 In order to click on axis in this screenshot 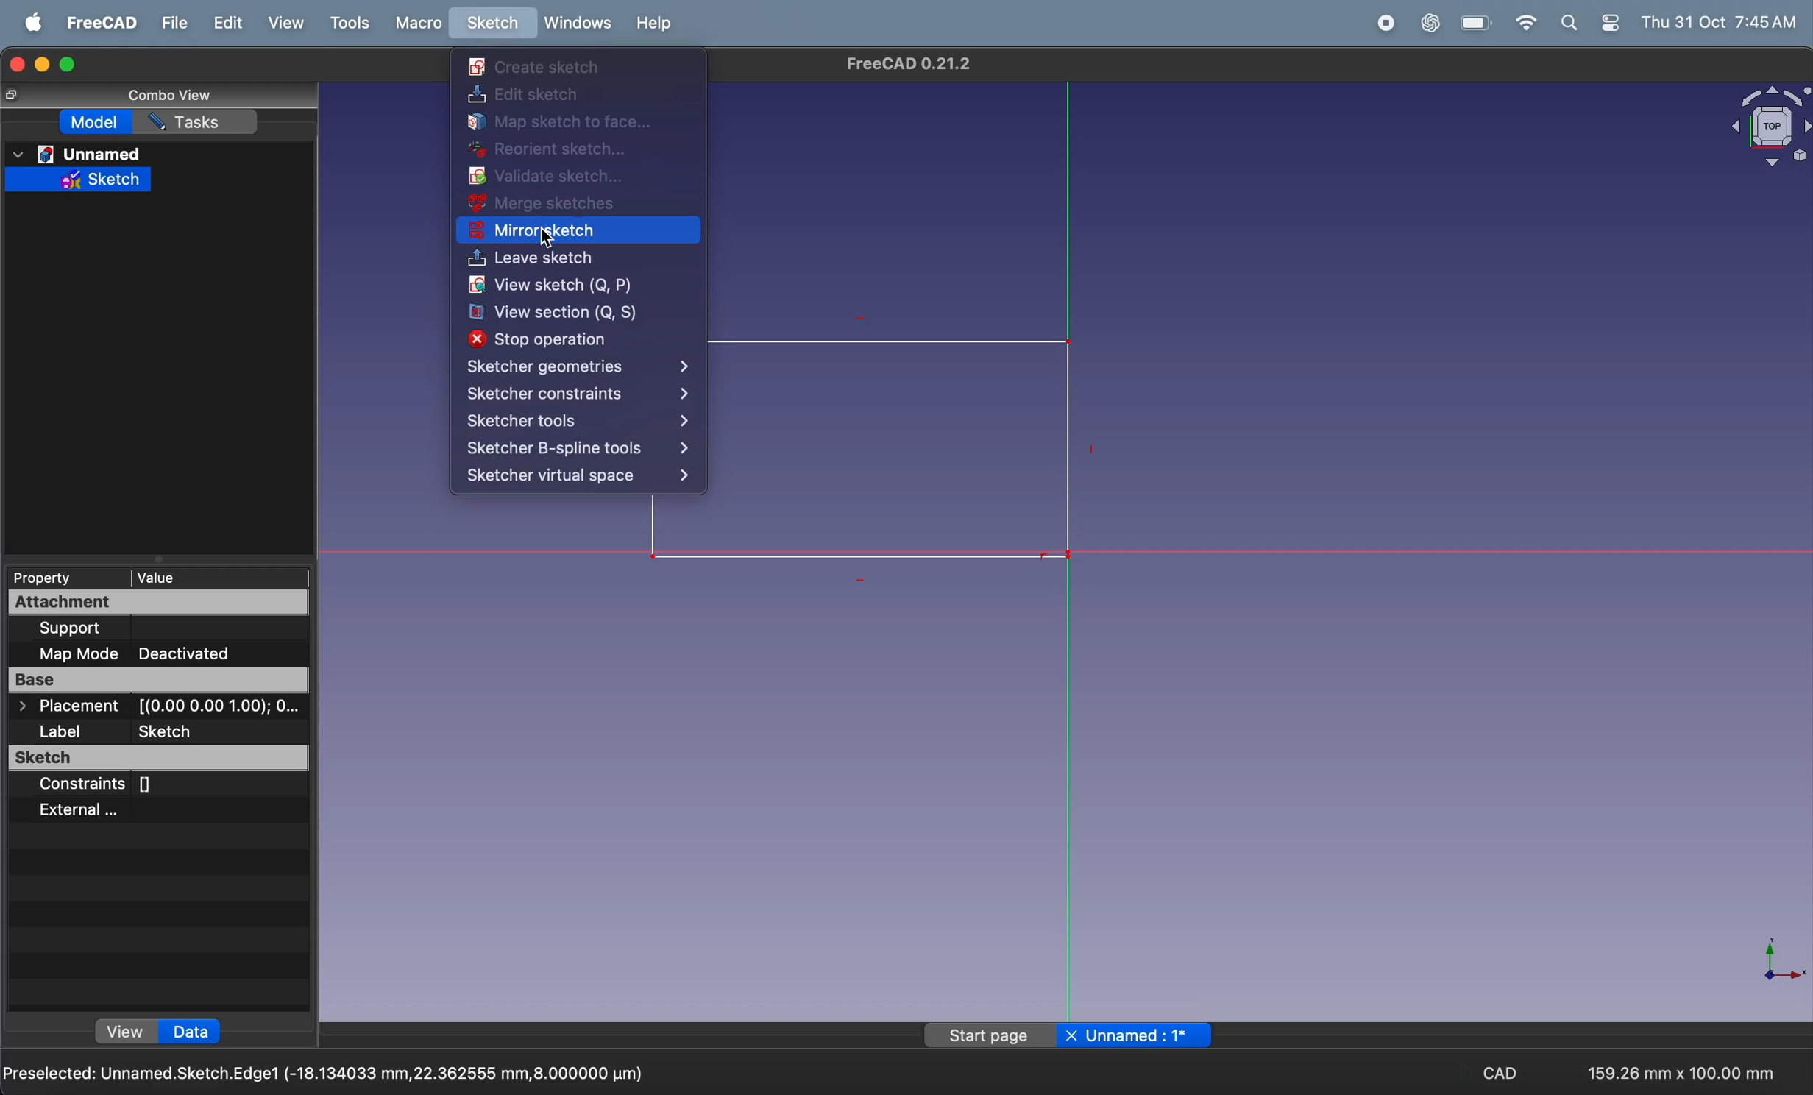, I will do `click(1775, 966)`.